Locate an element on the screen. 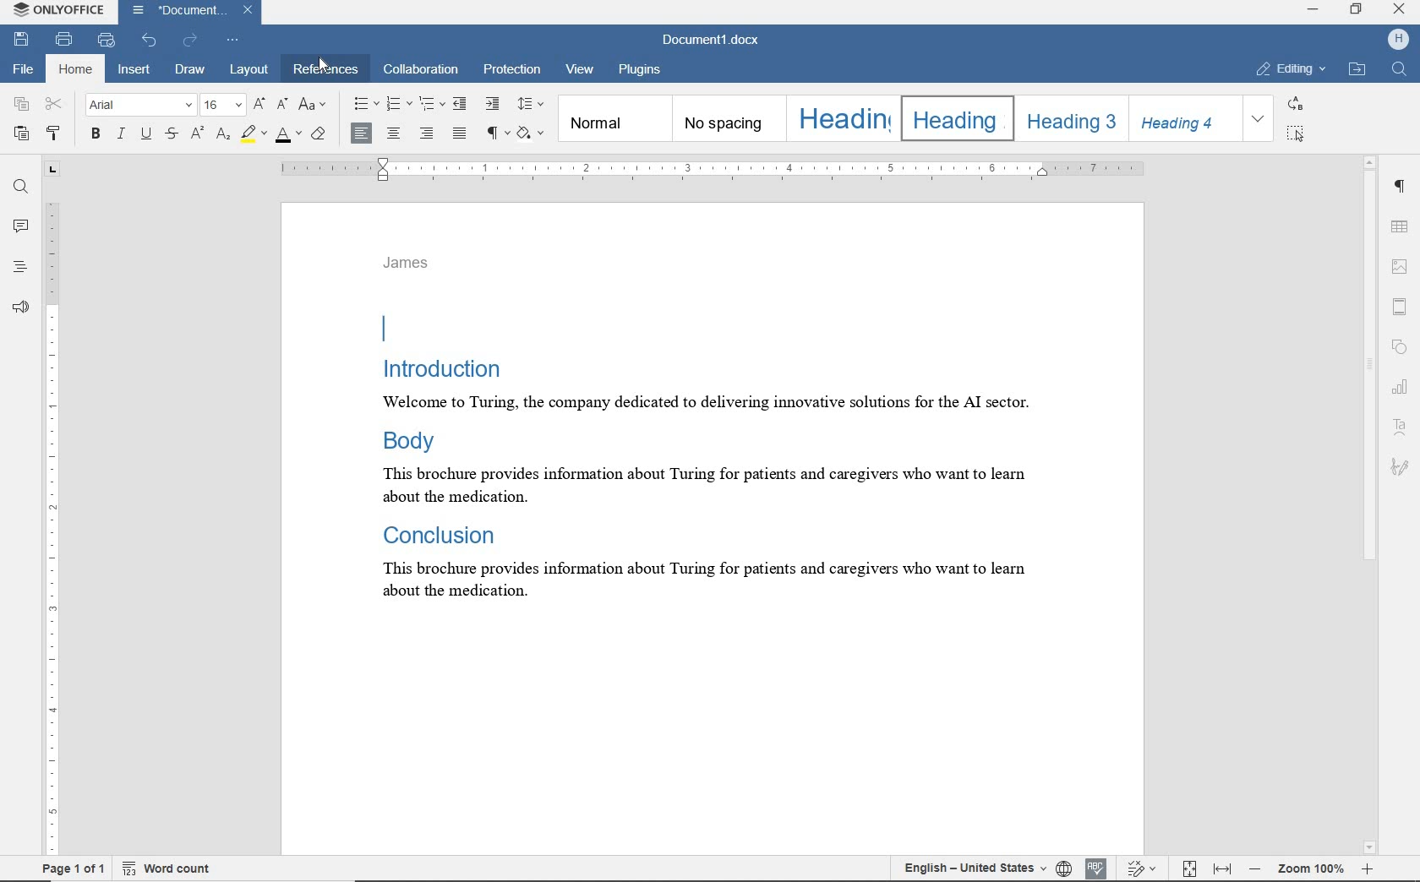 This screenshot has height=882, width=1420. collaboration is located at coordinates (420, 69).